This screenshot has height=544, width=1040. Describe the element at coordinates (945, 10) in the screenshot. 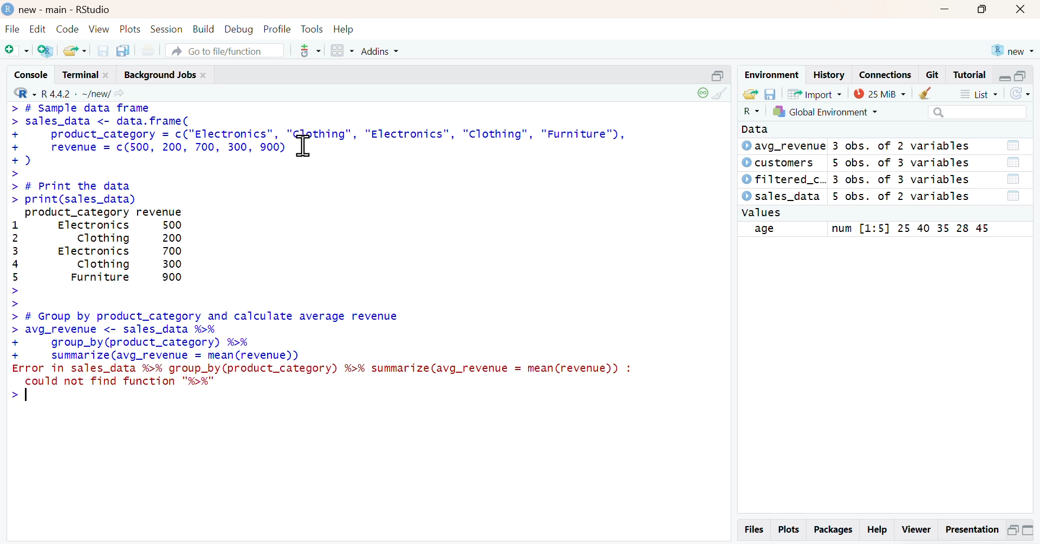

I see `minimize` at that location.